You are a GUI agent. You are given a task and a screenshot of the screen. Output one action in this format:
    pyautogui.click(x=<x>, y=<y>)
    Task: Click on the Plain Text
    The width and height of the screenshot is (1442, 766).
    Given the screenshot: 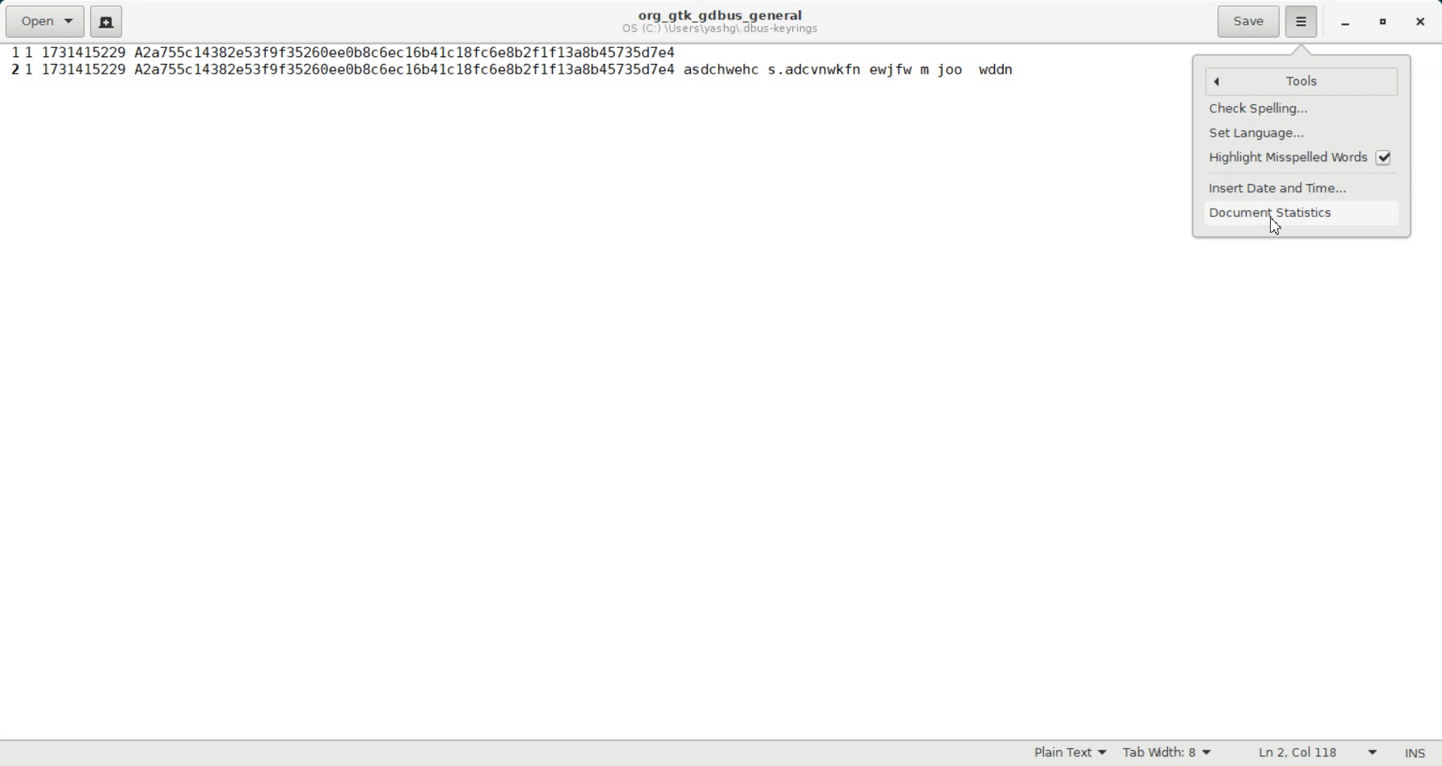 What is the action you would take?
    pyautogui.click(x=1068, y=752)
    